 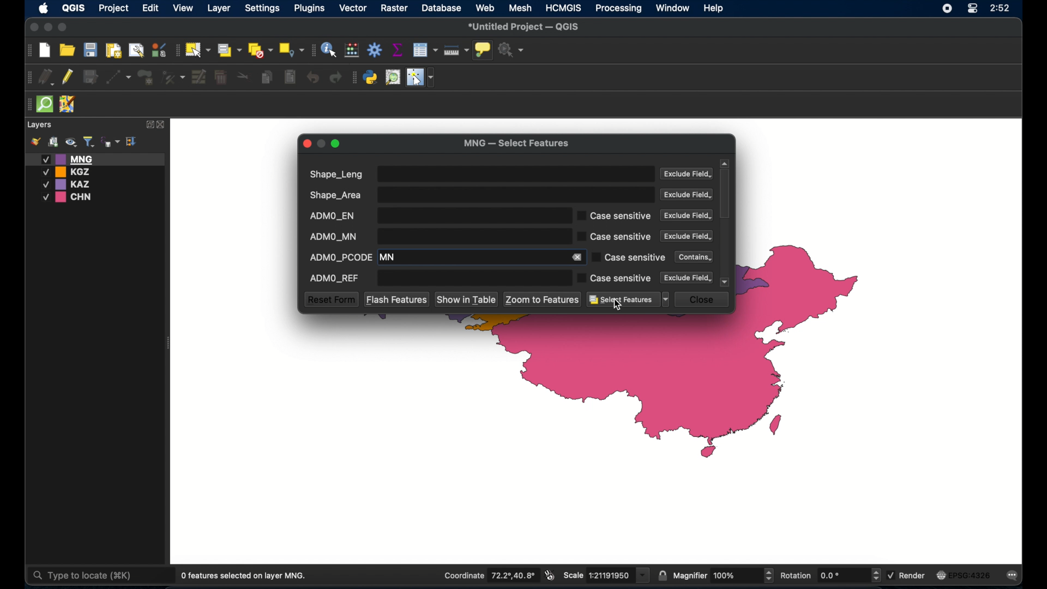 What do you see at coordinates (63, 28) in the screenshot?
I see `maximize` at bounding box center [63, 28].